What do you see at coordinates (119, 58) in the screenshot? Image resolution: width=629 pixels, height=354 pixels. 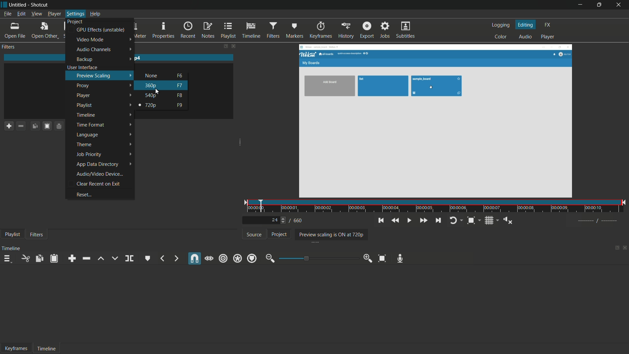 I see `imported file name` at bounding box center [119, 58].